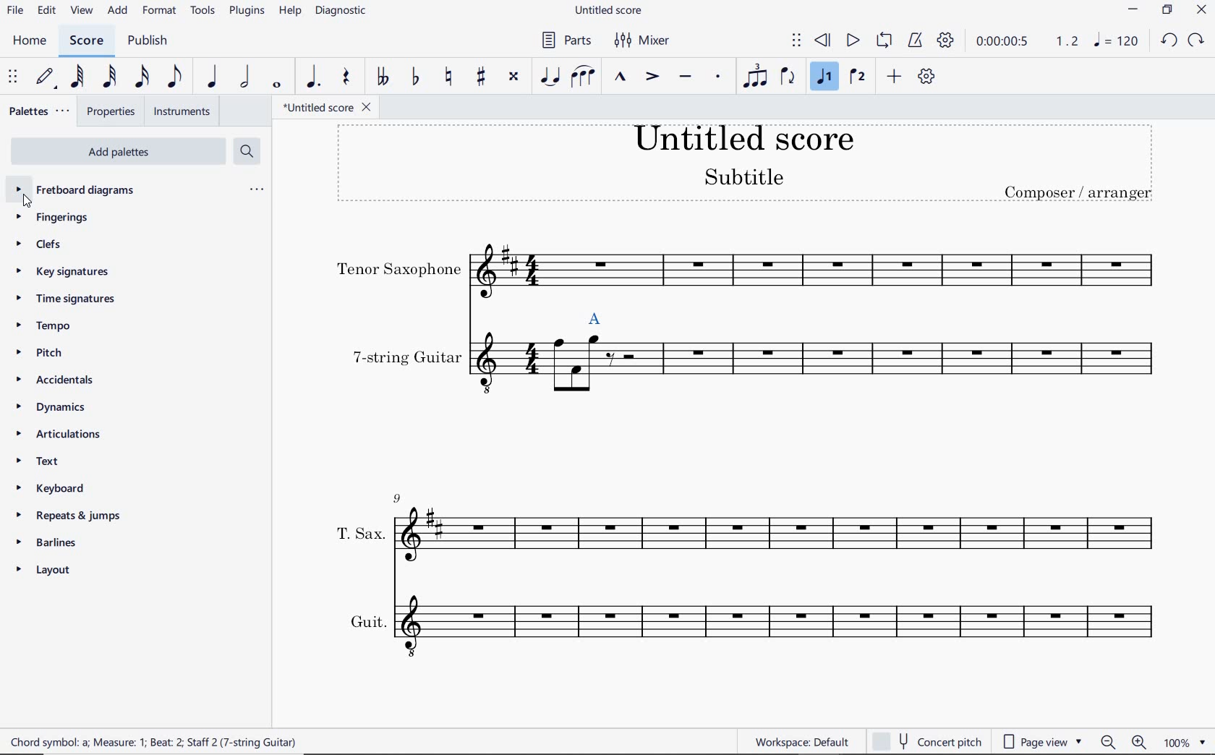 The image size is (1215, 755). What do you see at coordinates (619, 77) in the screenshot?
I see `MARCATO` at bounding box center [619, 77].